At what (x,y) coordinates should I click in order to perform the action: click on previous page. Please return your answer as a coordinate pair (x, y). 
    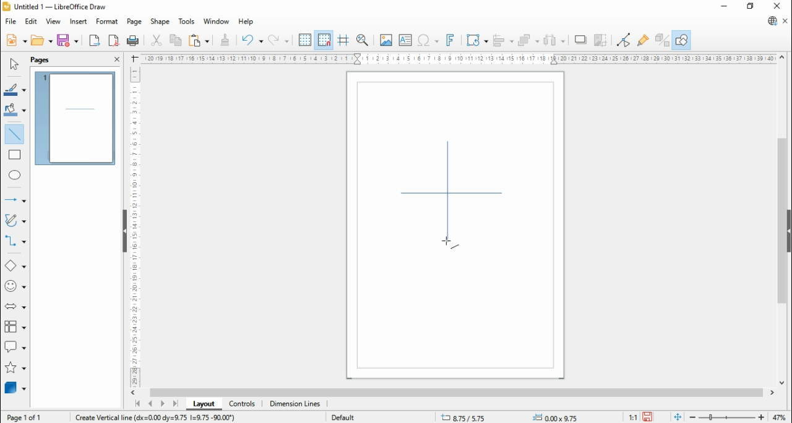
    Looking at the image, I should click on (150, 404).